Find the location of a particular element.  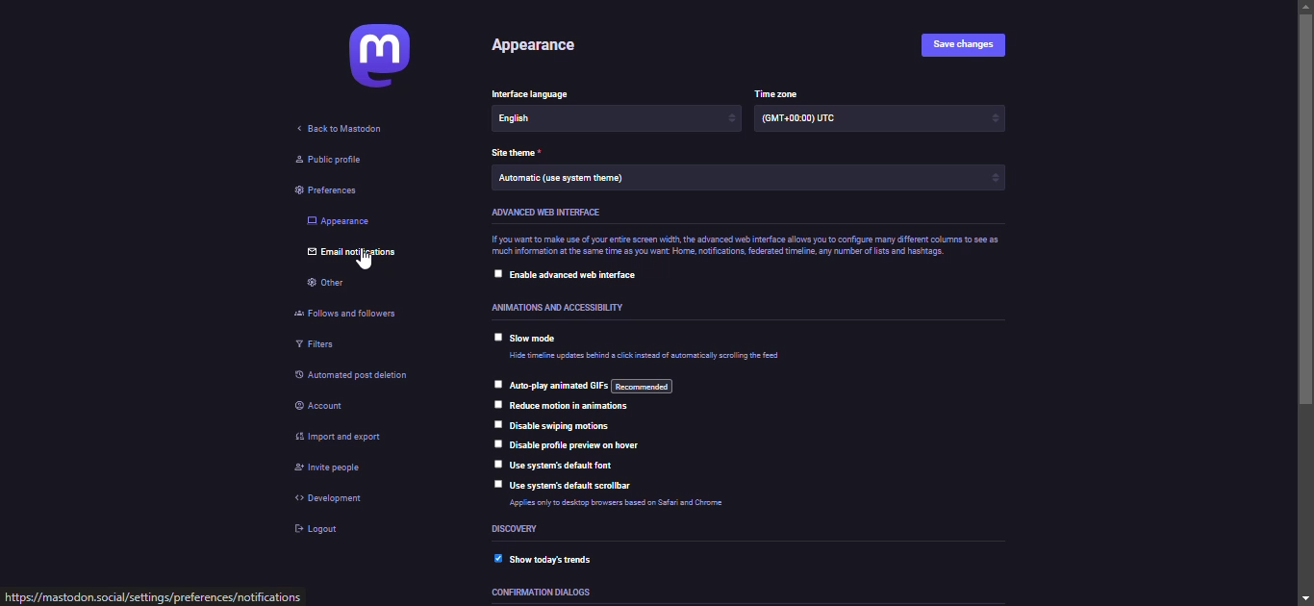

language is located at coordinates (553, 121).